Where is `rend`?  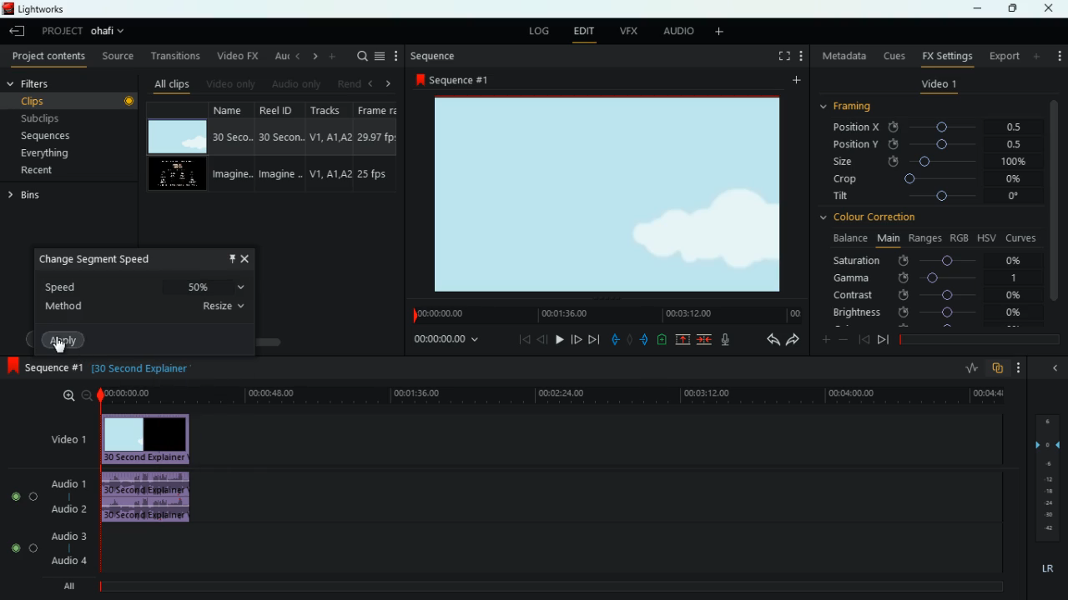
rend is located at coordinates (344, 82).